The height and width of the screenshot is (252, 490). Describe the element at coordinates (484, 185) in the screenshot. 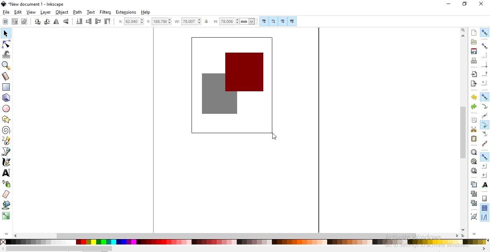

I see `snap text anchors and baselines` at that location.